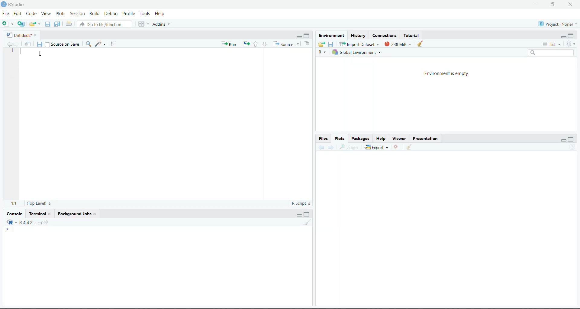 The height and width of the screenshot is (309, 580). I want to click on save, so click(48, 24).